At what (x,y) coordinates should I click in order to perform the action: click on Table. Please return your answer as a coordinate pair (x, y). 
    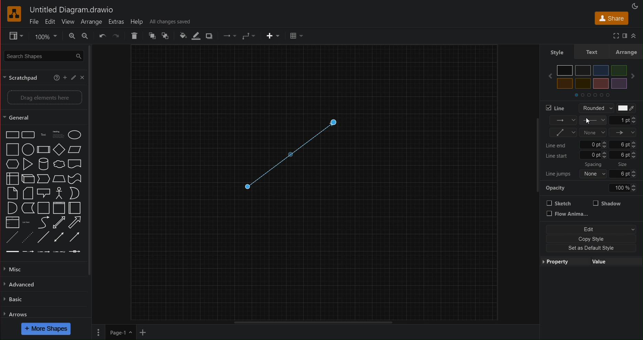
    Looking at the image, I should click on (296, 36).